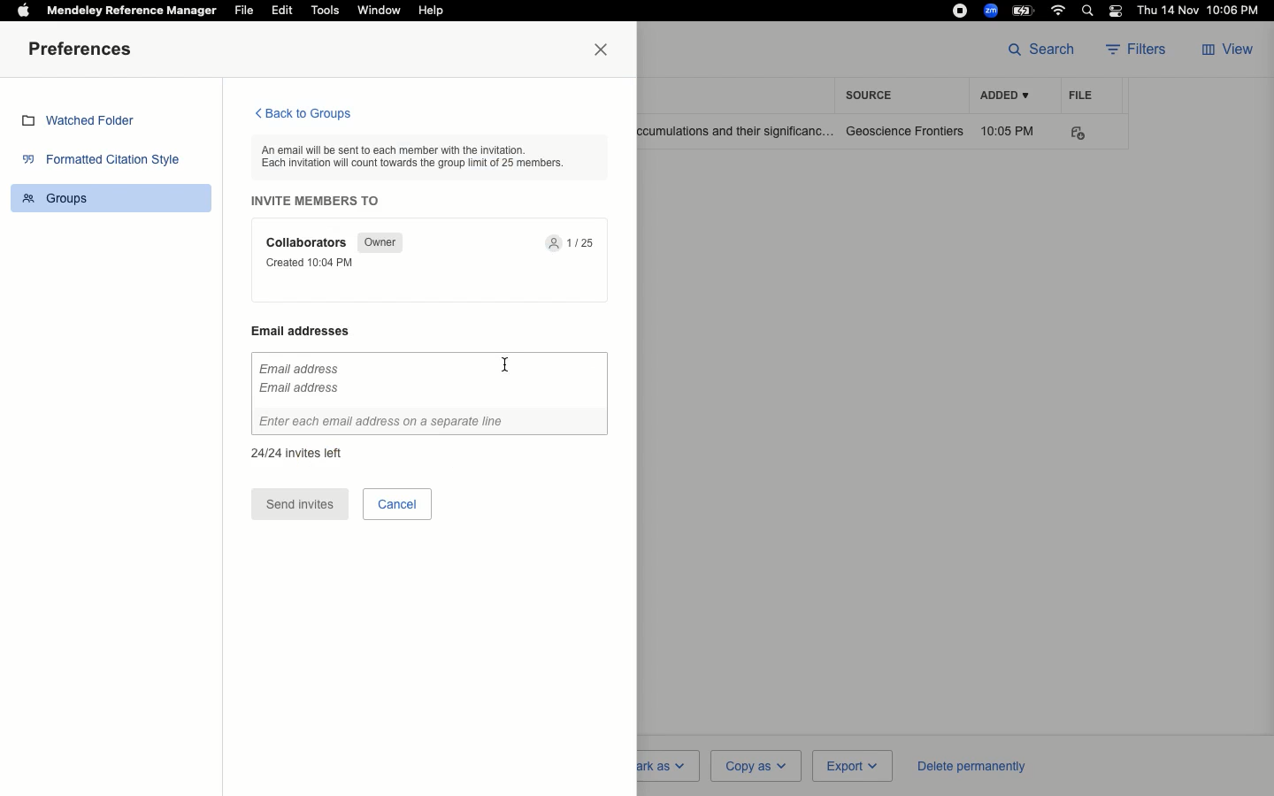 The height and width of the screenshot is (796, 1274). Describe the element at coordinates (755, 765) in the screenshot. I see `Copy as` at that location.